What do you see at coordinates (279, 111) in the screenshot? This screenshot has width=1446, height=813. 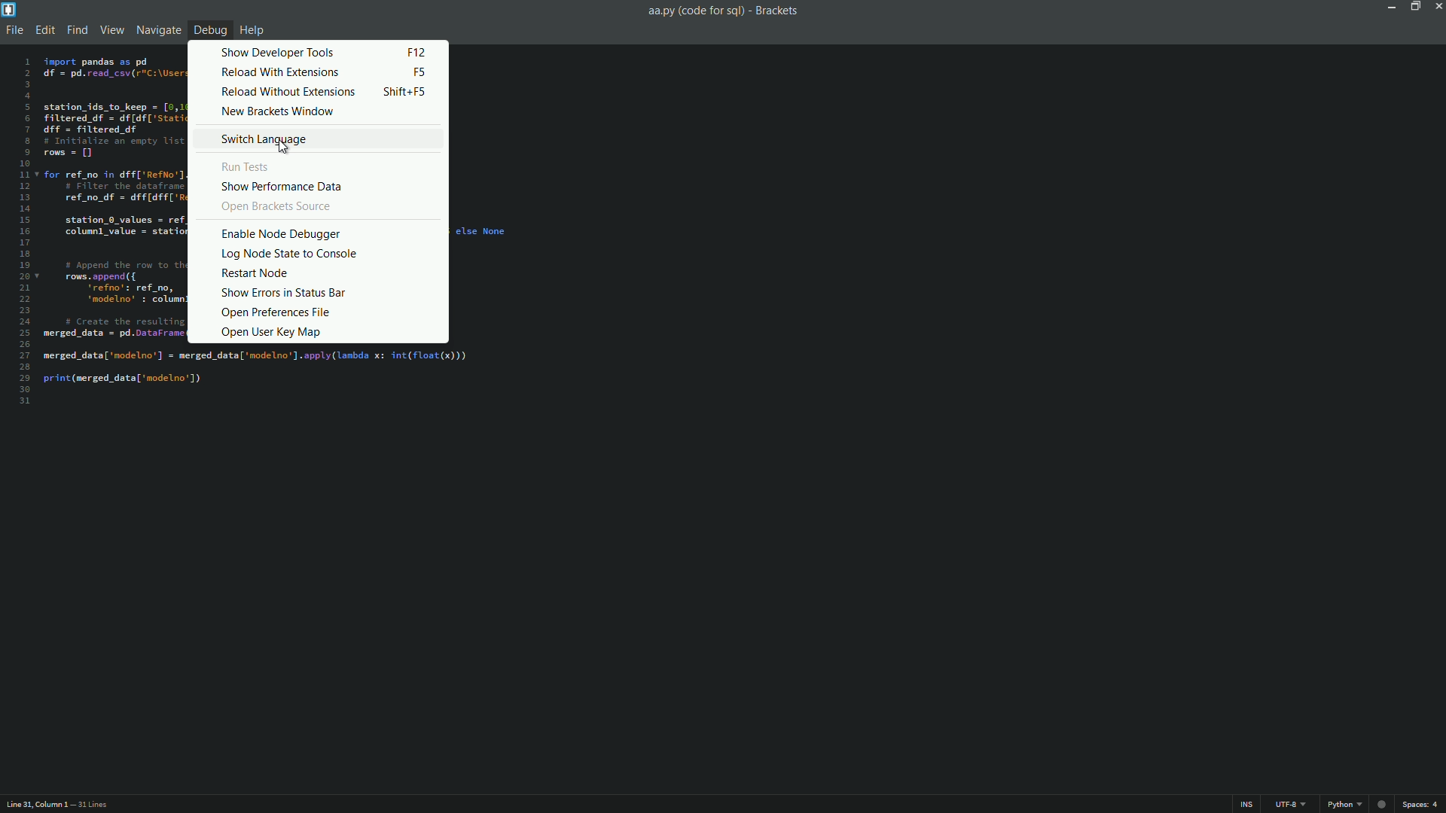 I see `new brackets window` at bounding box center [279, 111].